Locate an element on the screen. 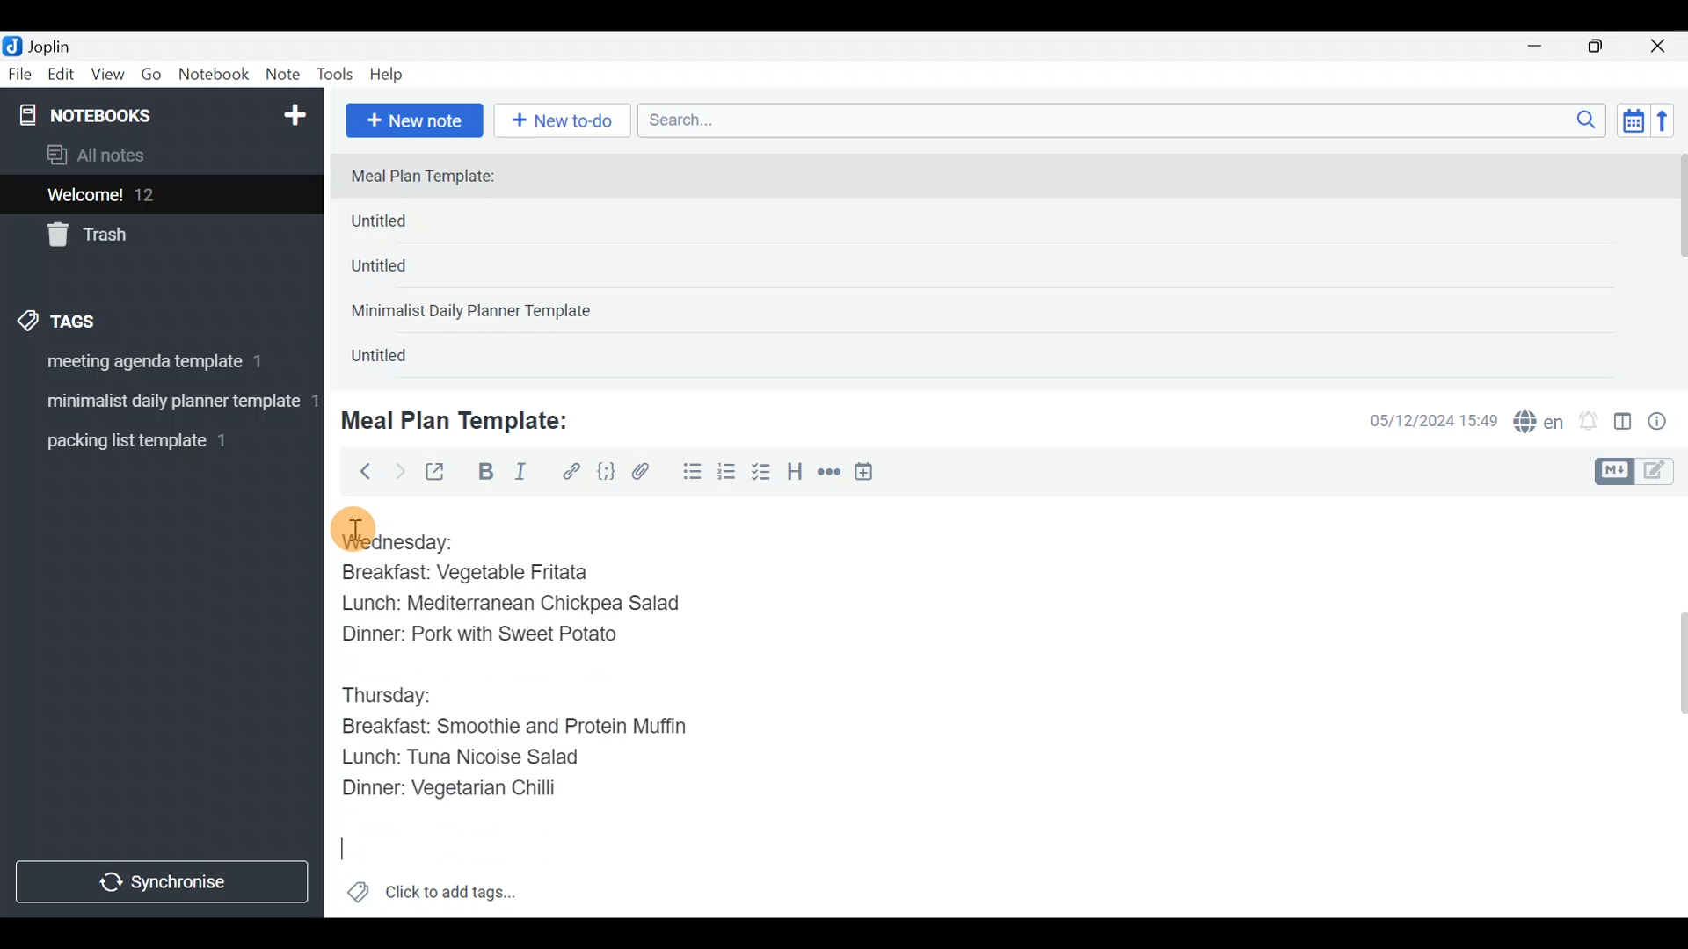  Attach file is located at coordinates (646, 474).